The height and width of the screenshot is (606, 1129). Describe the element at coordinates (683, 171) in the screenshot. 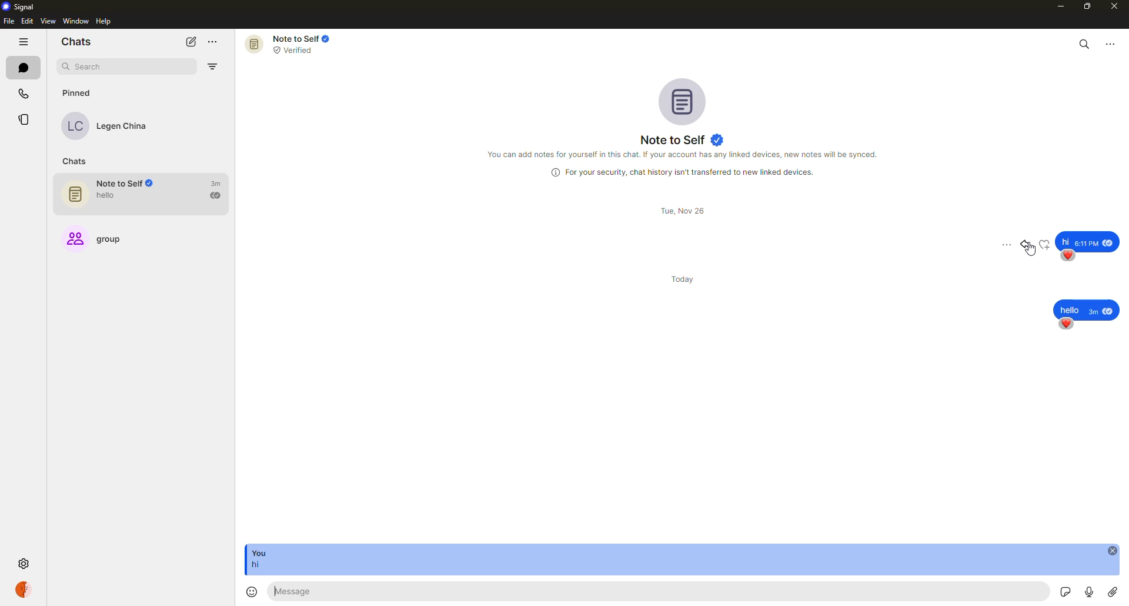

I see `info` at that location.